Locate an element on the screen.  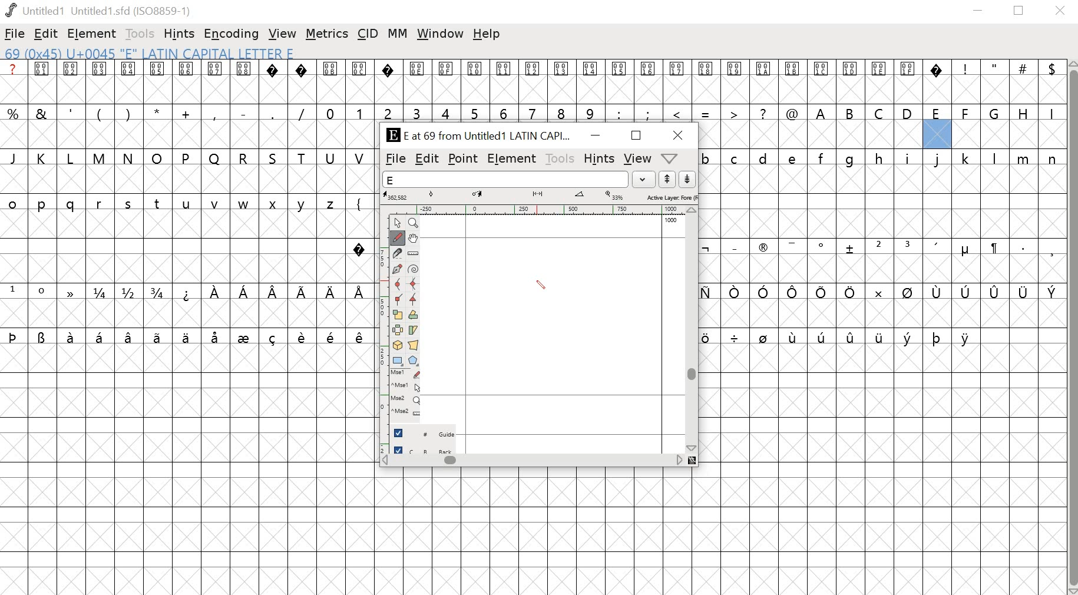
minimize is located at coordinates (595, 137).